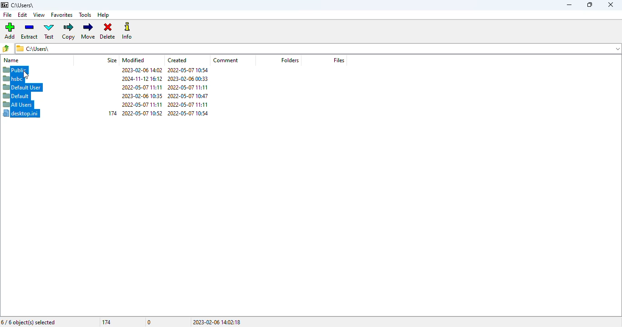 This screenshot has width=622, height=327. Describe the element at coordinates (89, 31) in the screenshot. I see `move` at that location.